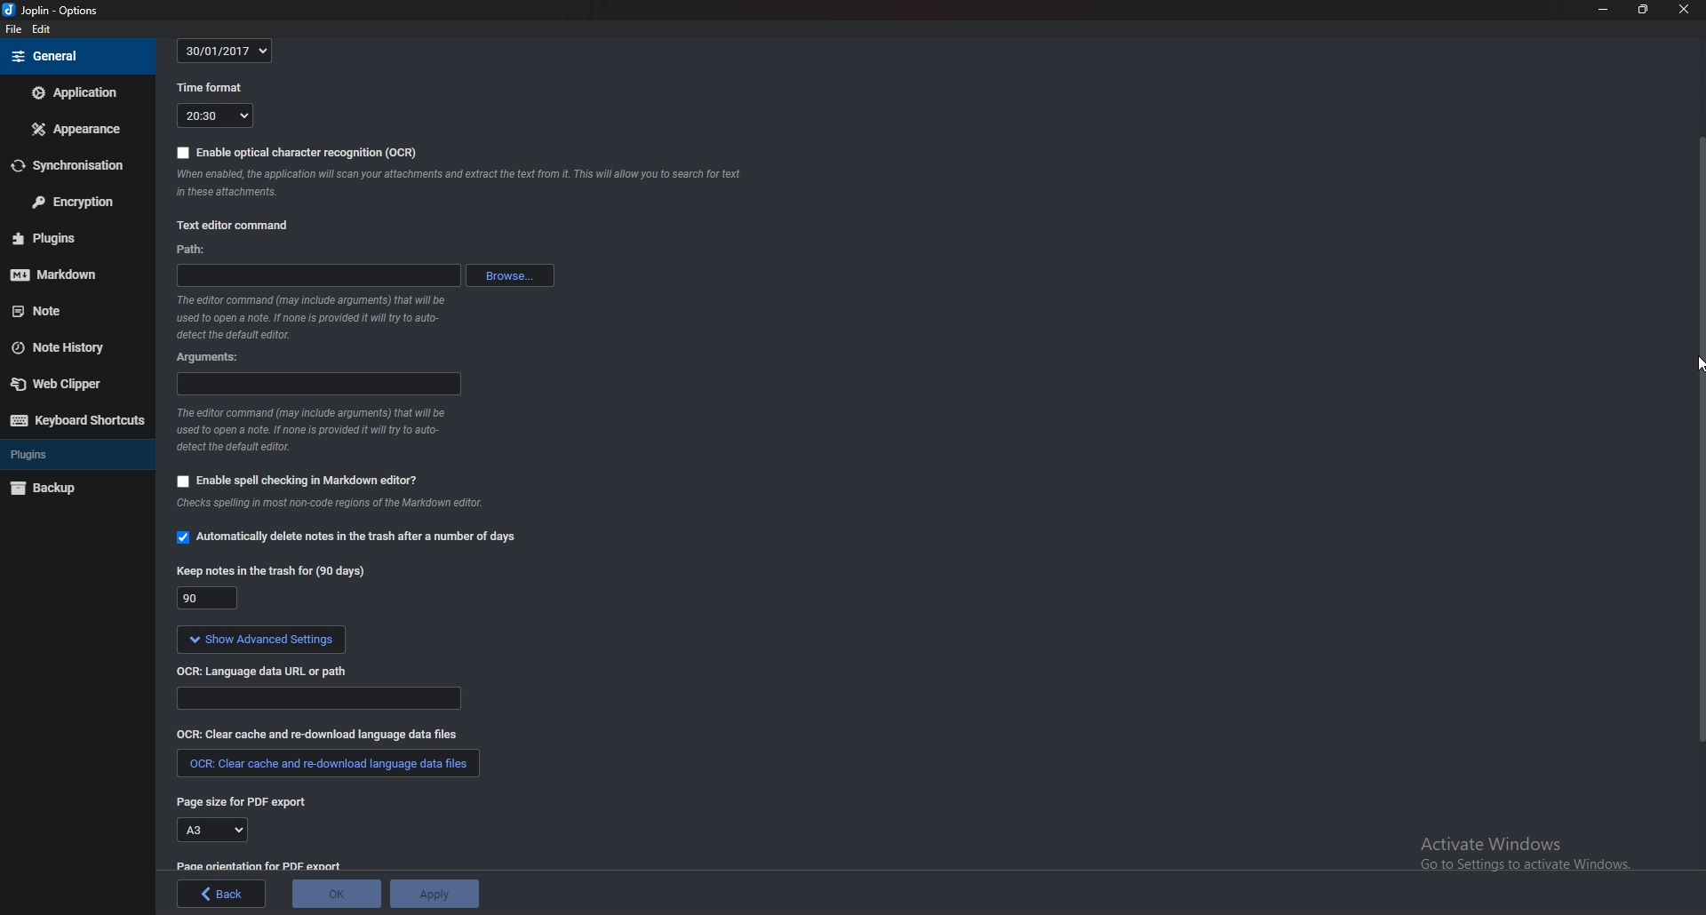 Image resolution: width=1706 pixels, height=915 pixels. What do you see at coordinates (1698, 444) in the screenshot?
I see `Scroll bar` at bounding box center [1698, 444].